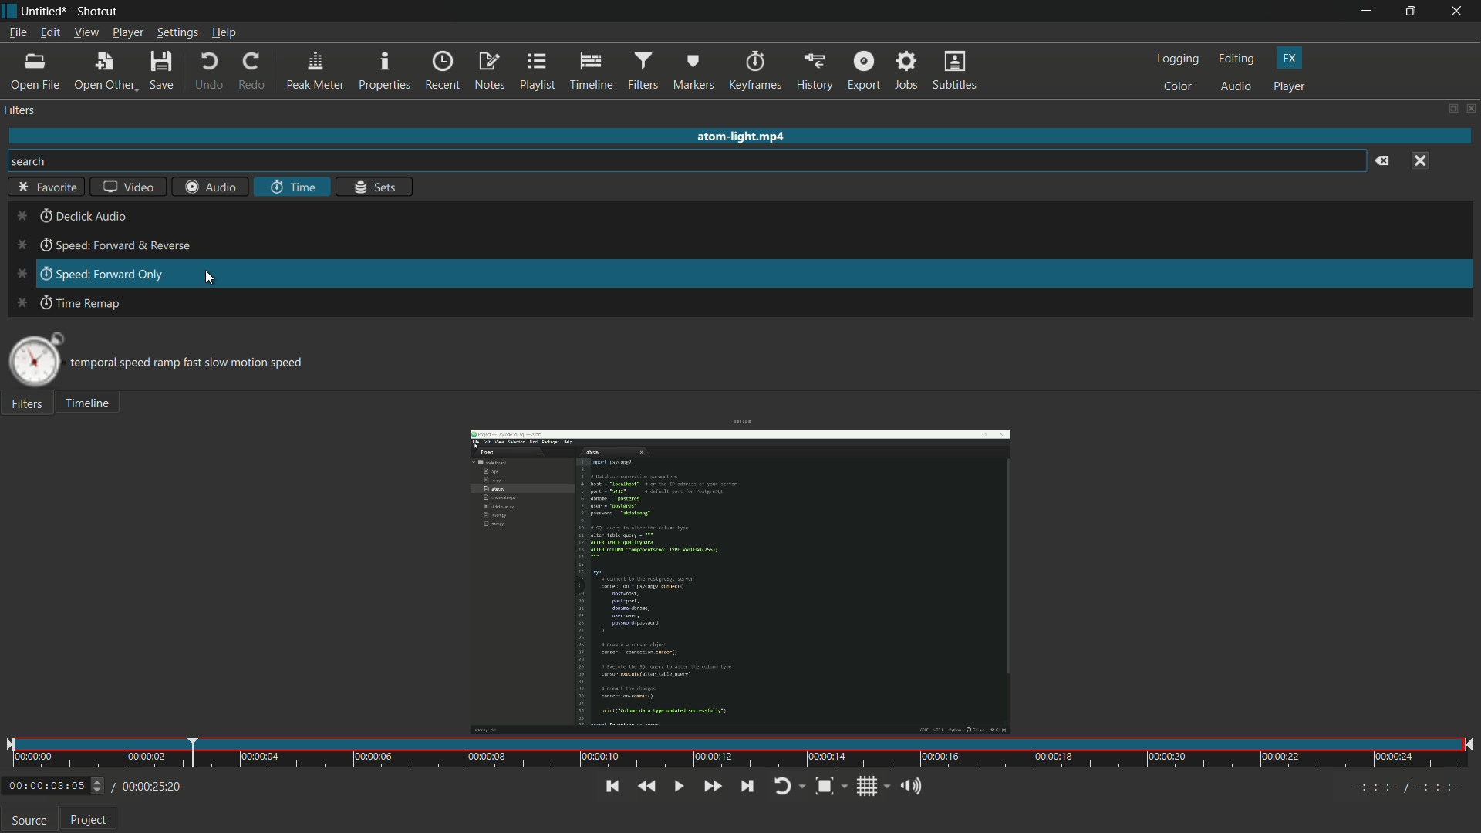 Image resolution: width=1481 pixels, height=833 pixels. What do you see at coordinates (695, 72) in the screenshot?
I see `markers` at bounding box center [695, 72].